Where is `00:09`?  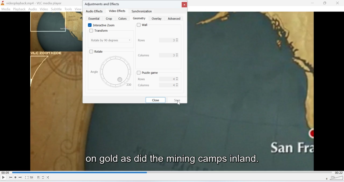 00:09 is located at coordinates (5, 173).